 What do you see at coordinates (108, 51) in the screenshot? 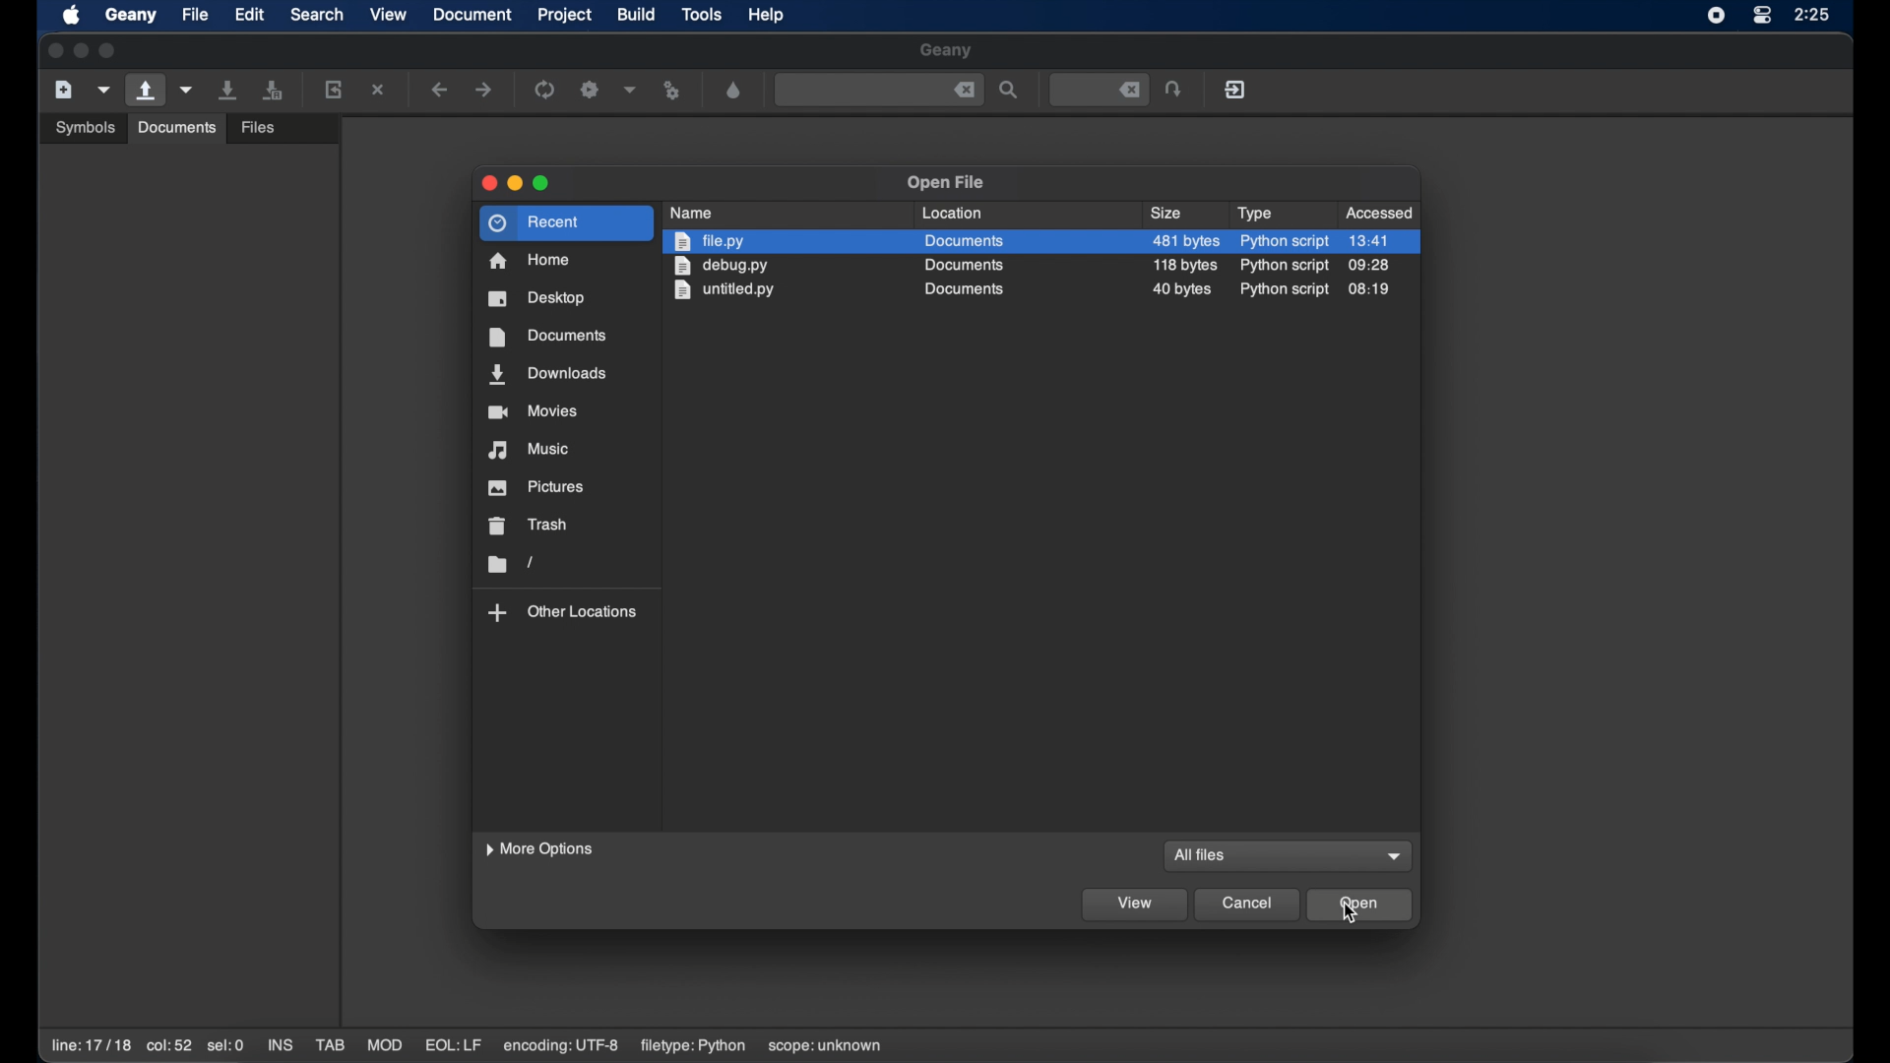
I see `maximize` at bounding box center [108, 51].